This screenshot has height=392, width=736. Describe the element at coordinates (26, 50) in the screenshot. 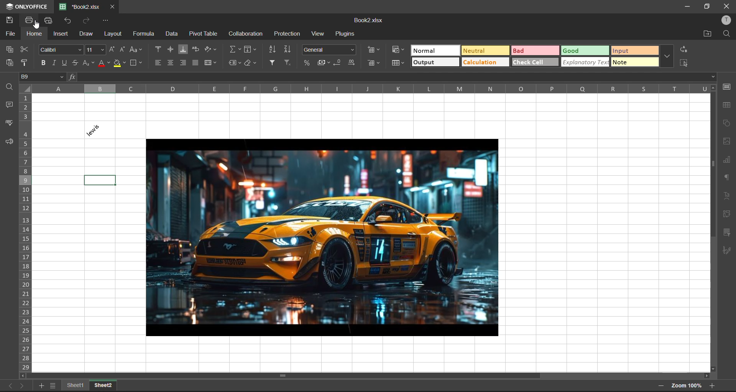

I see `cut` at that location.